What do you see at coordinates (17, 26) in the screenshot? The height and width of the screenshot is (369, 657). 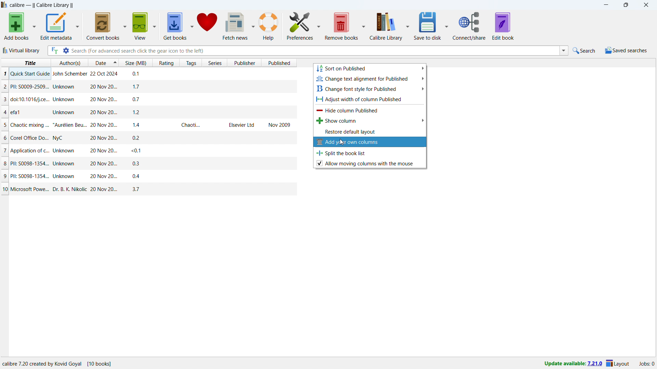 I see `add books` at bounding box center [17, 26].